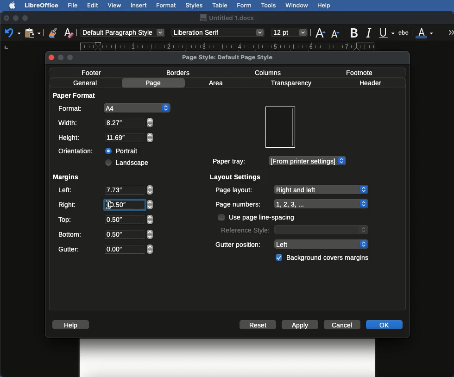 This screenshot has width=454, height=377. Describe the element at coordinates (324, 6) in the screenshot. I see `Help` at that location.